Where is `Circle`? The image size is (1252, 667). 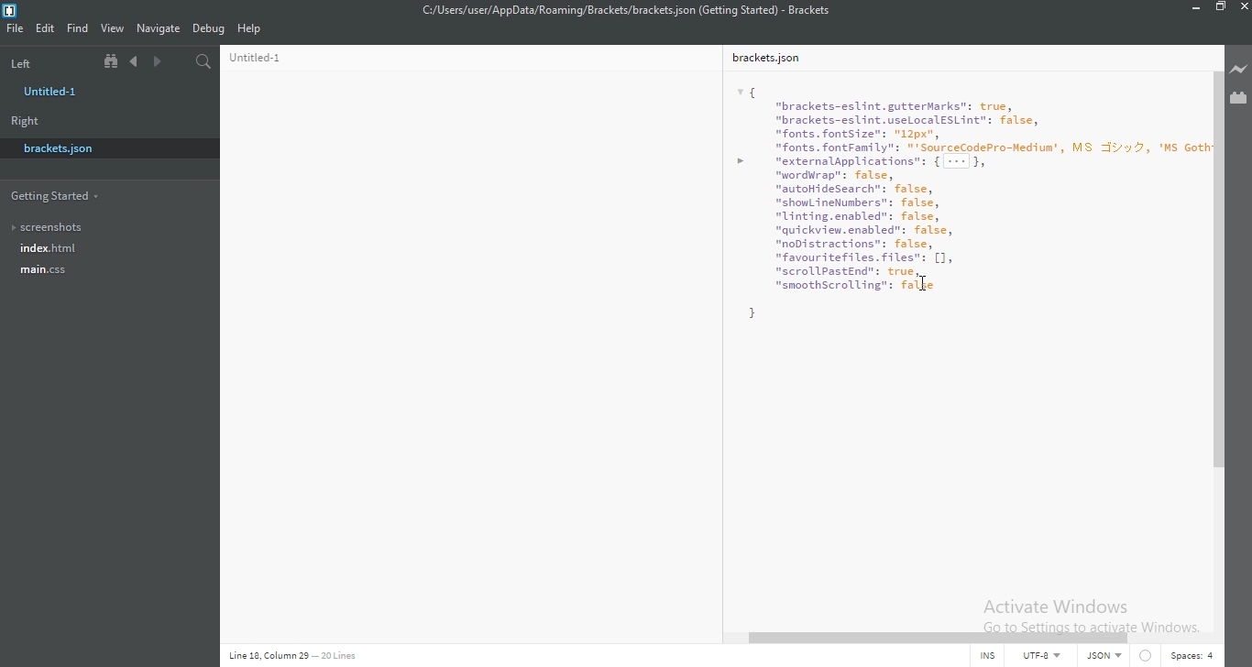 Circle is located at coordinates (1152, 658).